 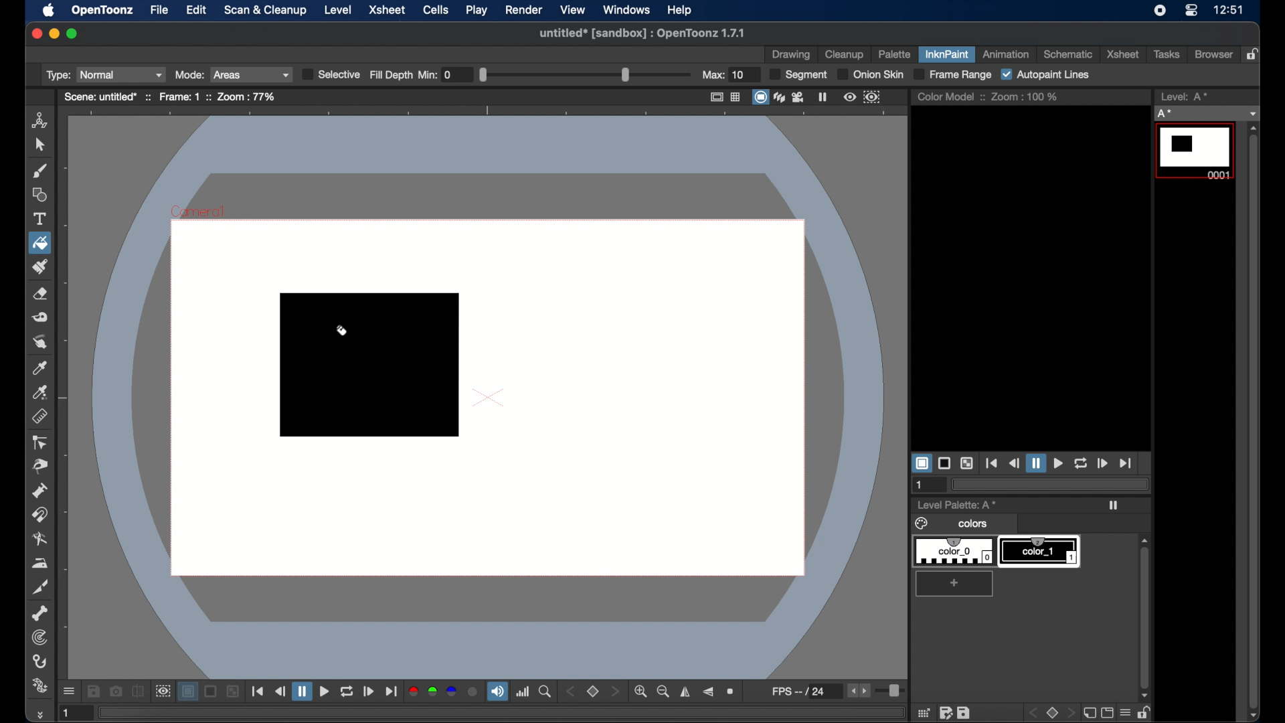 What do you see at coordinates (1067, 55) in the screenshot?
I see `schematic` at bounding box center [1067, 55].